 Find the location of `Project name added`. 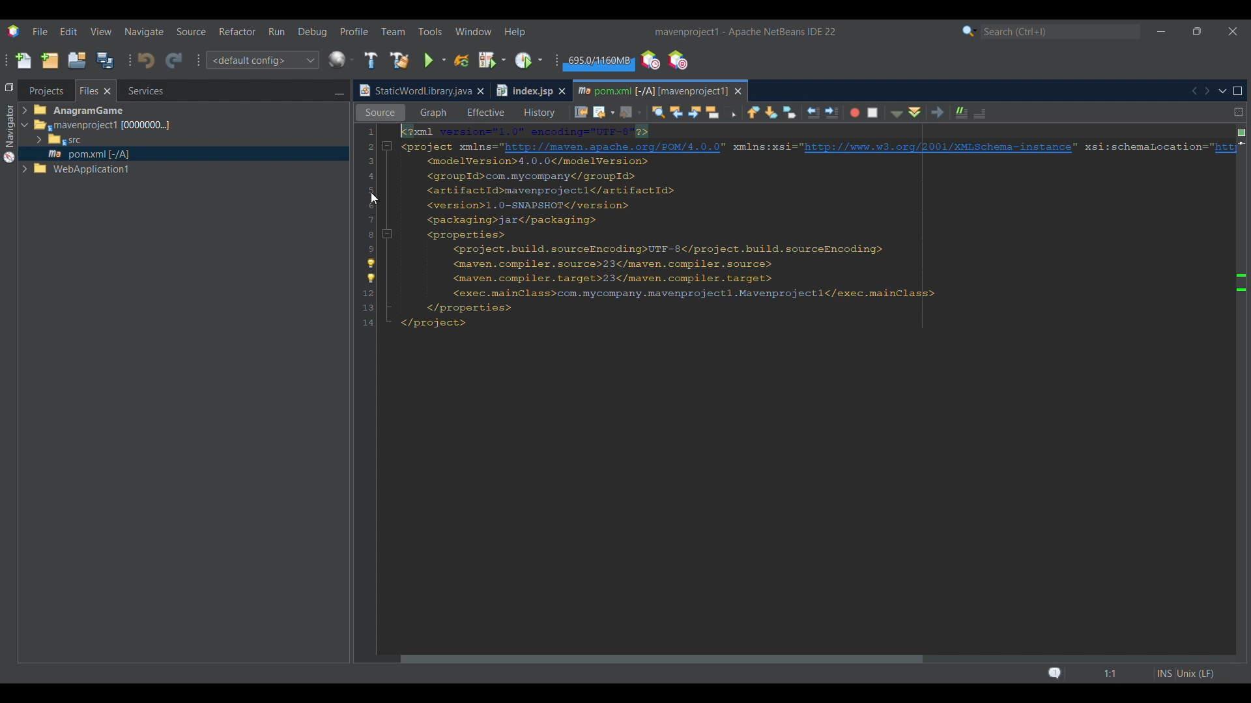

Project name added is located at coordinates (745, 32).